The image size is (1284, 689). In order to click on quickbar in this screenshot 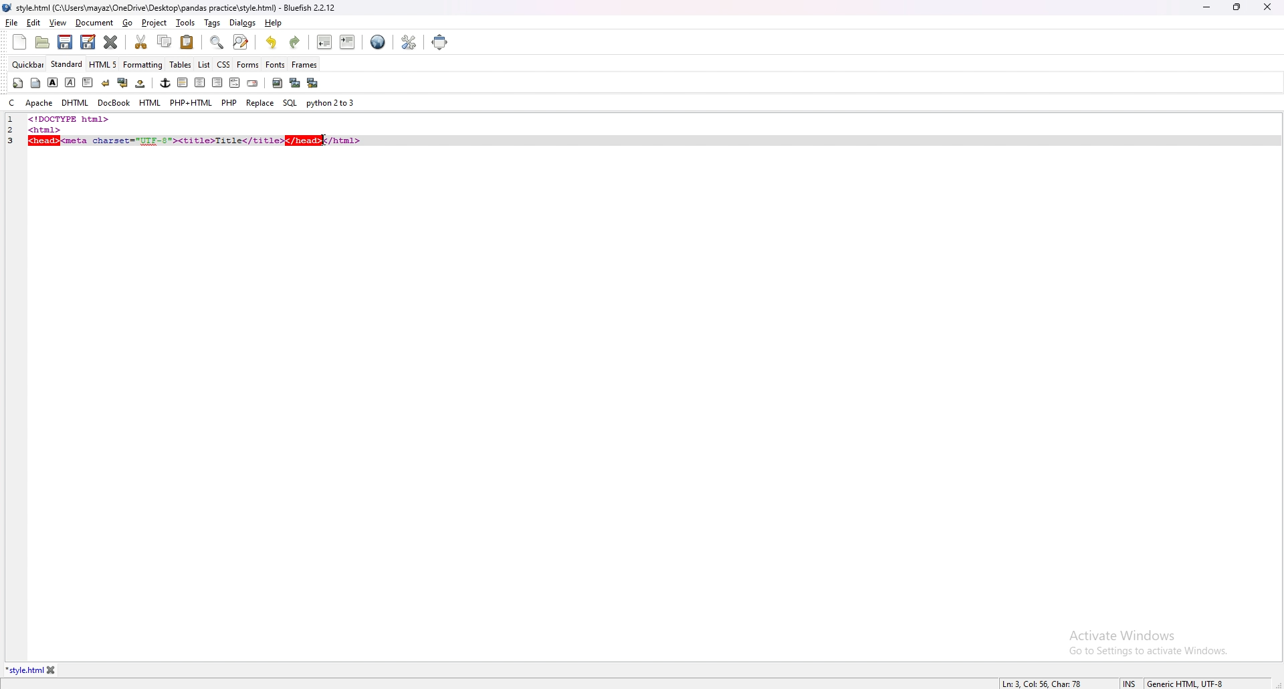, I will do `click(29, 64)`.